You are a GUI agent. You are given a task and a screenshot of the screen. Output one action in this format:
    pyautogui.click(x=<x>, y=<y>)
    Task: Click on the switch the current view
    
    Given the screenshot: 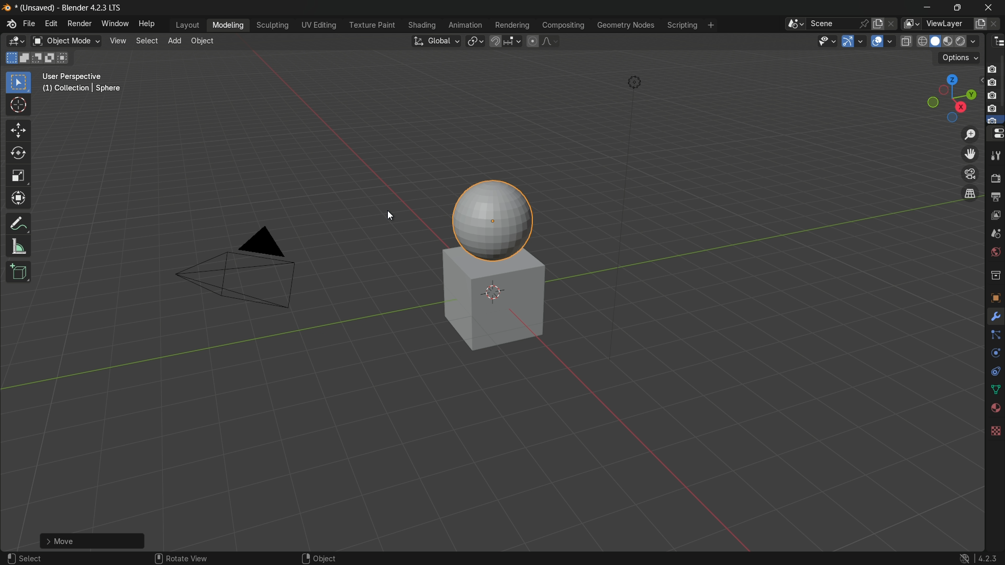 What is the action you would take?
    pyautogui.click(x=969, y=193)
    